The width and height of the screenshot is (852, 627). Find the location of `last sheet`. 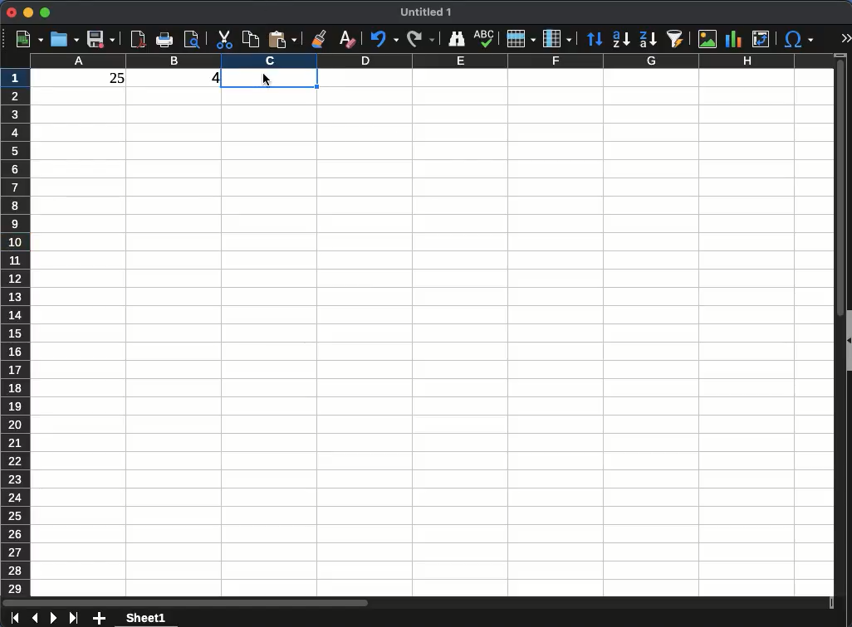

last sheet is located at coordinates (75, 618).